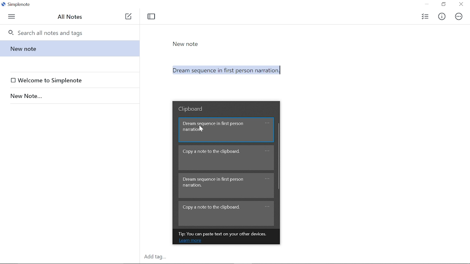 Image resolution: width=470 pixels, height=264 pixels. What do you see at coordinates (444, 15) in the screenshot?
I see `Info` at bounding box center [444, 15].